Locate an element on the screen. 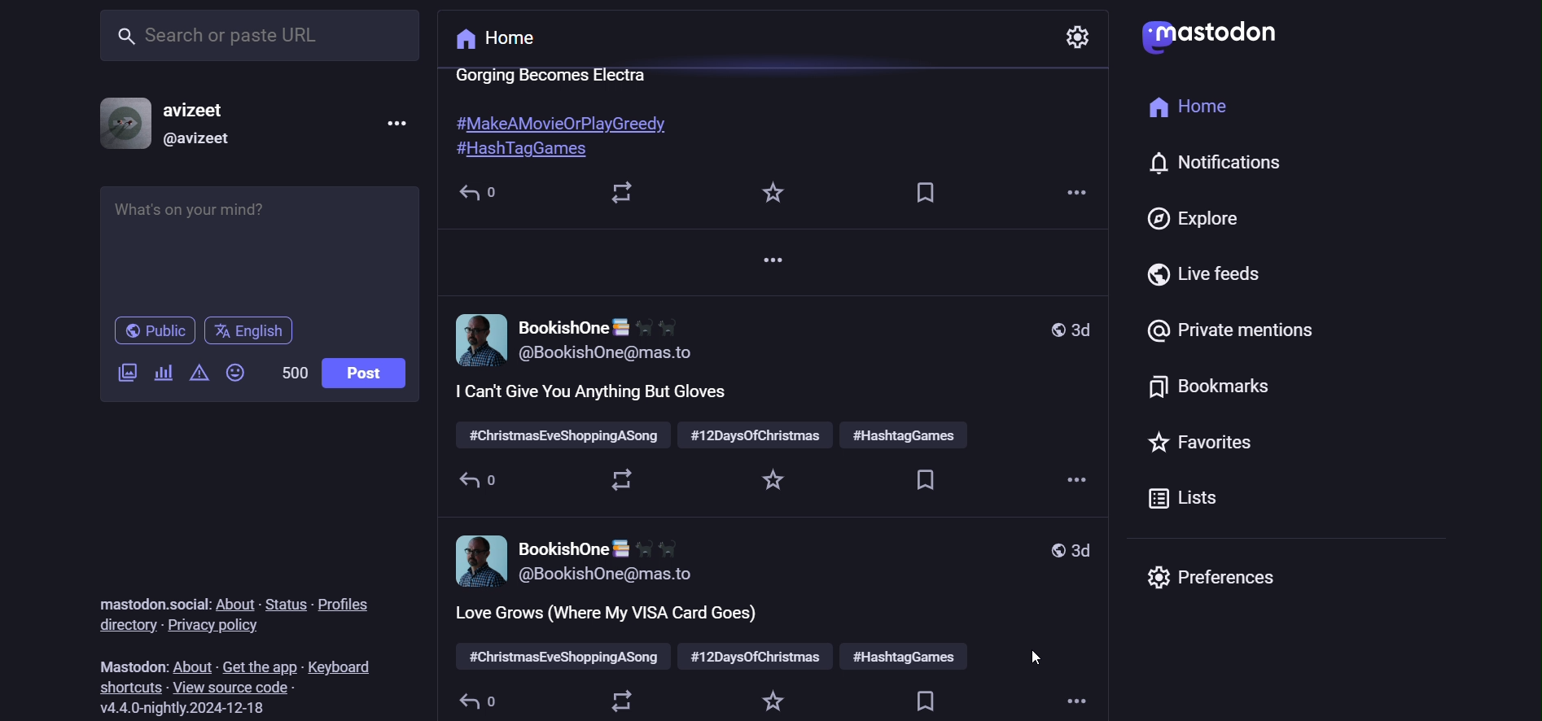 The width and height of the screenshot is (1542, 721). reply is located at coordinates (475, 483).